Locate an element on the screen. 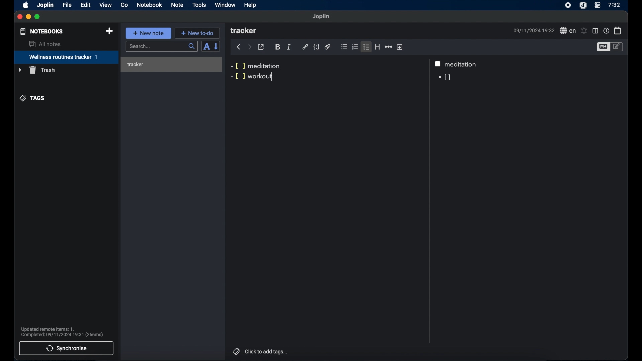 The width and height of the screenshot is (642, 361). italic is located at coordinates (289, 47).